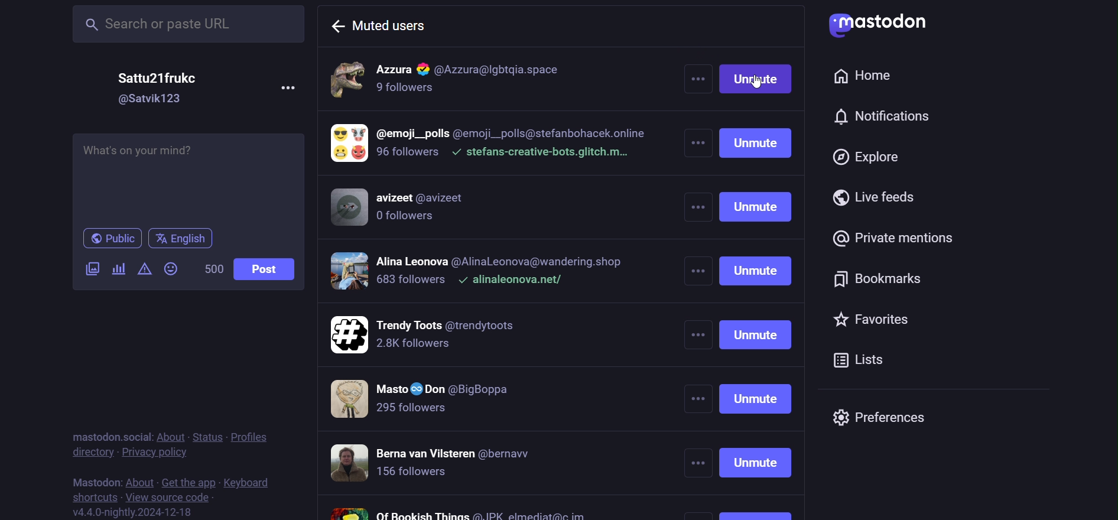 This screenshot has width=1118, height=520. Describe the element at coordinates (892, 323) in the screenshot. I see `favorites` at that location.